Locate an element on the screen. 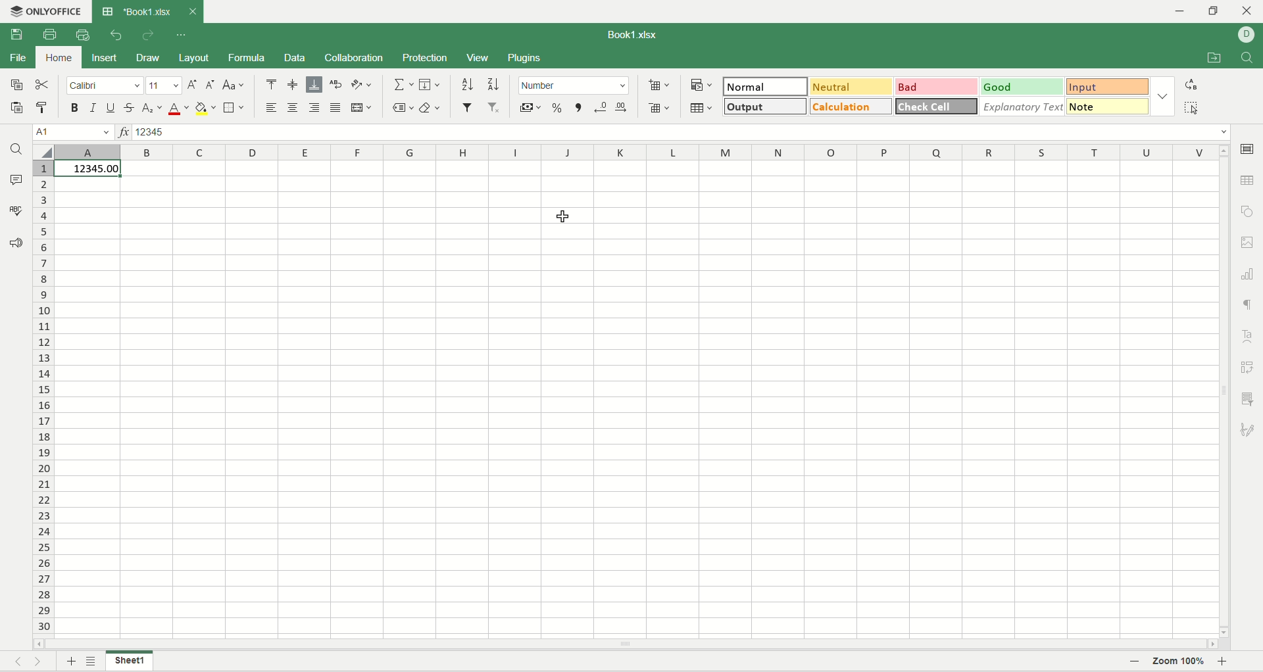 This screenshot has height=672, width=1263. spell check is located at coordinates (14, 210).